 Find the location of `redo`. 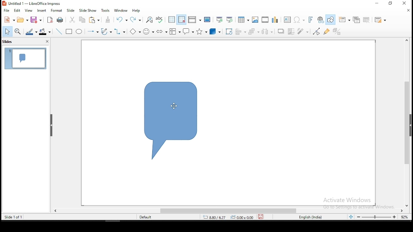

redo is located at coordinates (137, 20).